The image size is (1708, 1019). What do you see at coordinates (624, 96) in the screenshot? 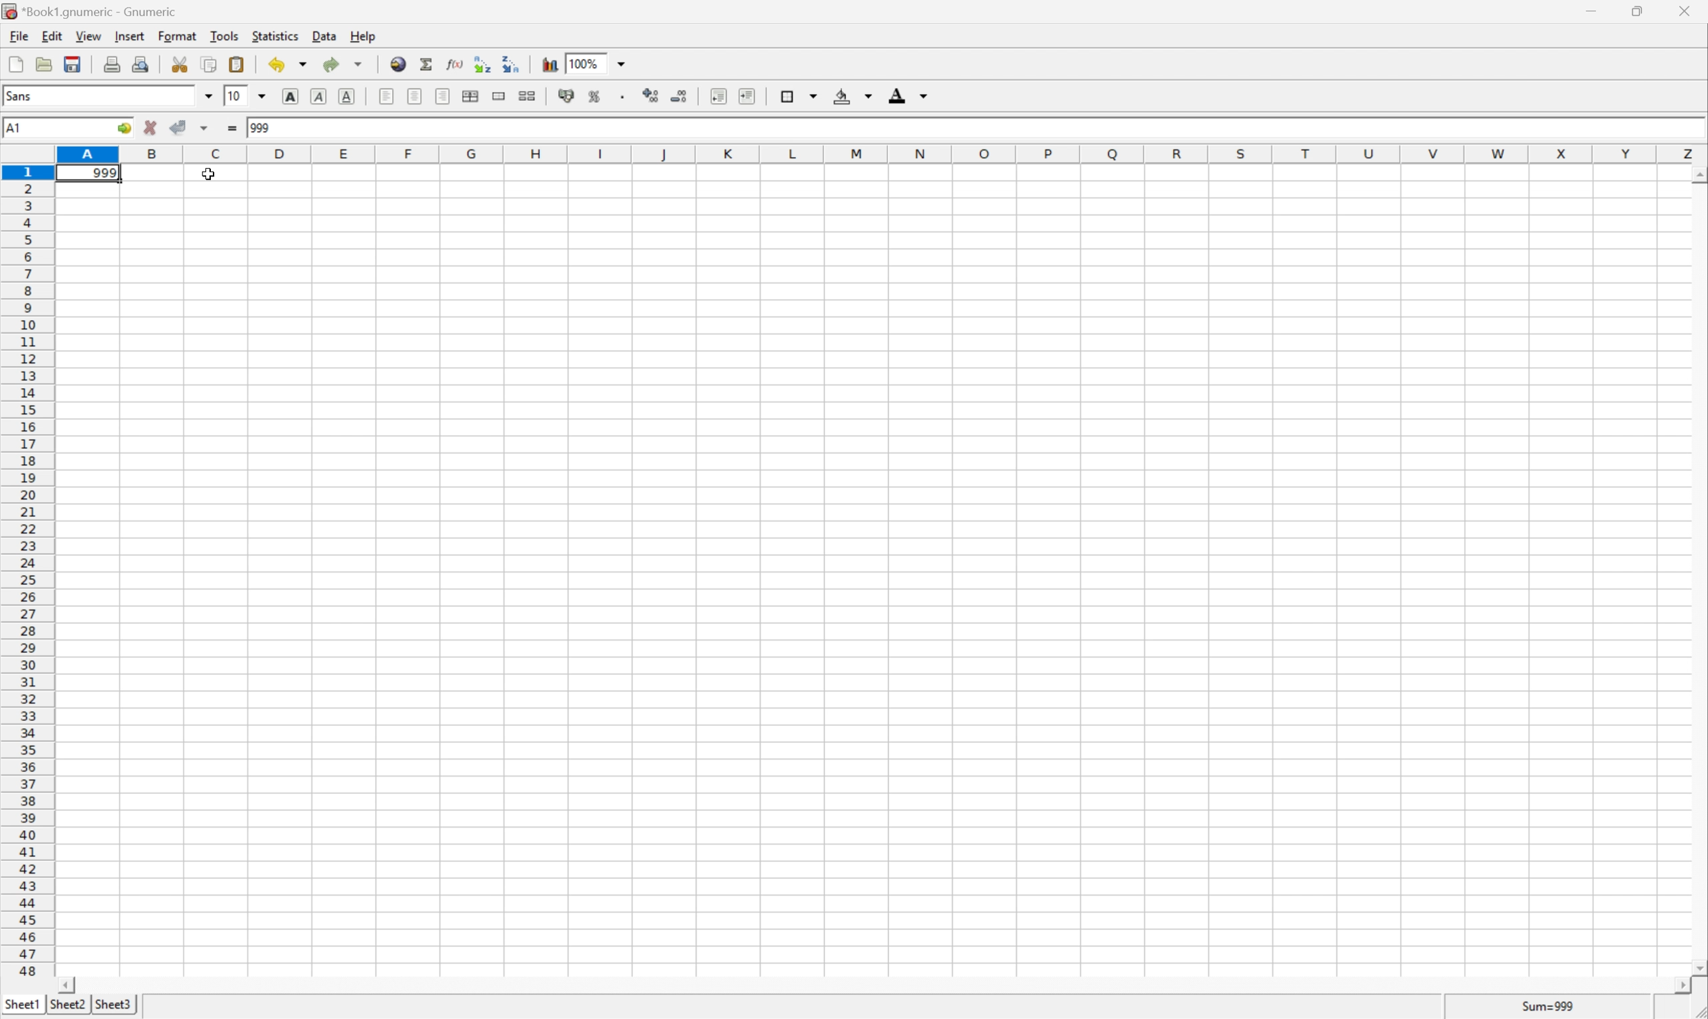
I see `Set the format of the selected cells to include a thousands separator` at bounding box center [624, 96].